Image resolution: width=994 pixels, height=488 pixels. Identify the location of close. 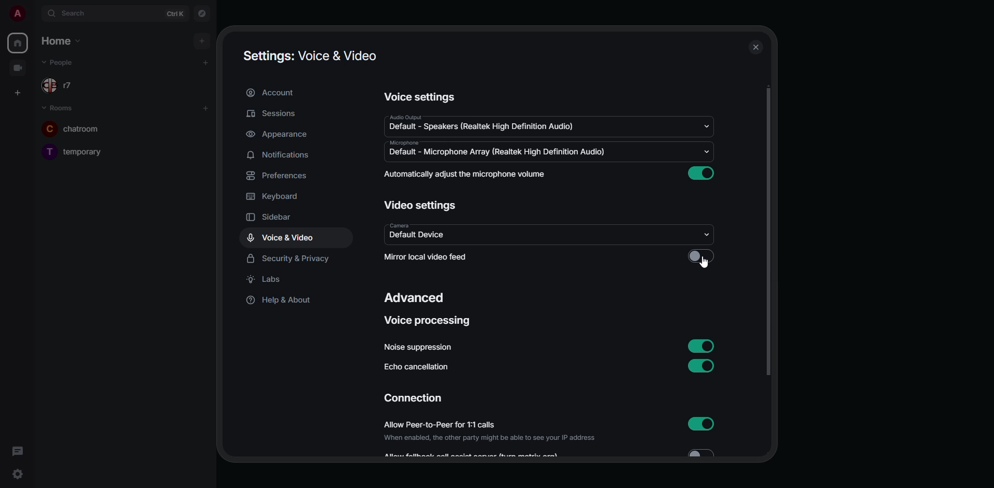
(755, 49).